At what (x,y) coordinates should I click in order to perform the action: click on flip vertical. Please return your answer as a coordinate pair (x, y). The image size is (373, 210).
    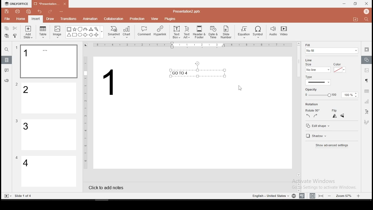
    Looking at the image, I should click on (343, 116).